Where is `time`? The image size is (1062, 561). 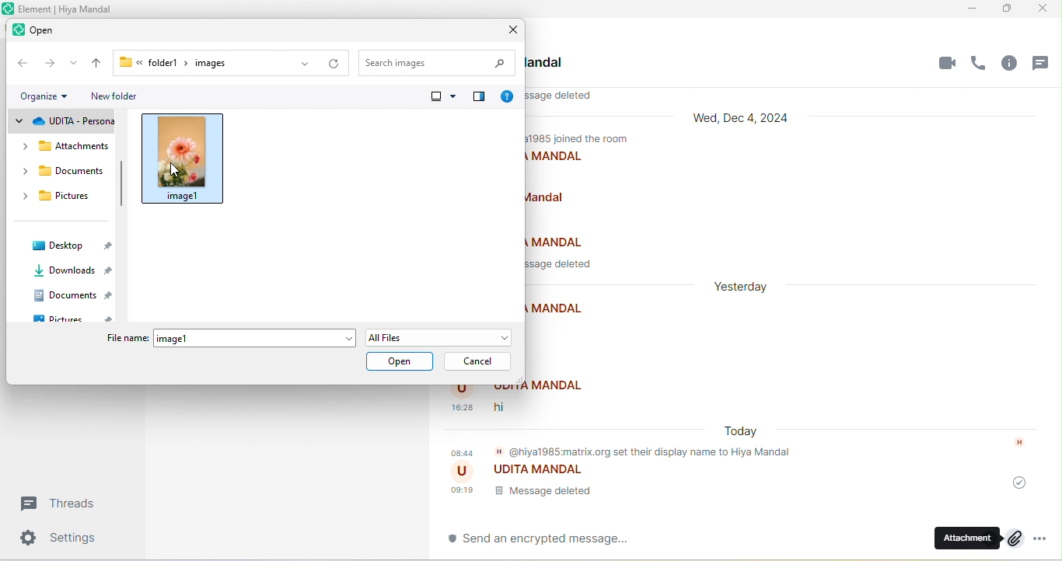 time is located at coordinates (463, 407).